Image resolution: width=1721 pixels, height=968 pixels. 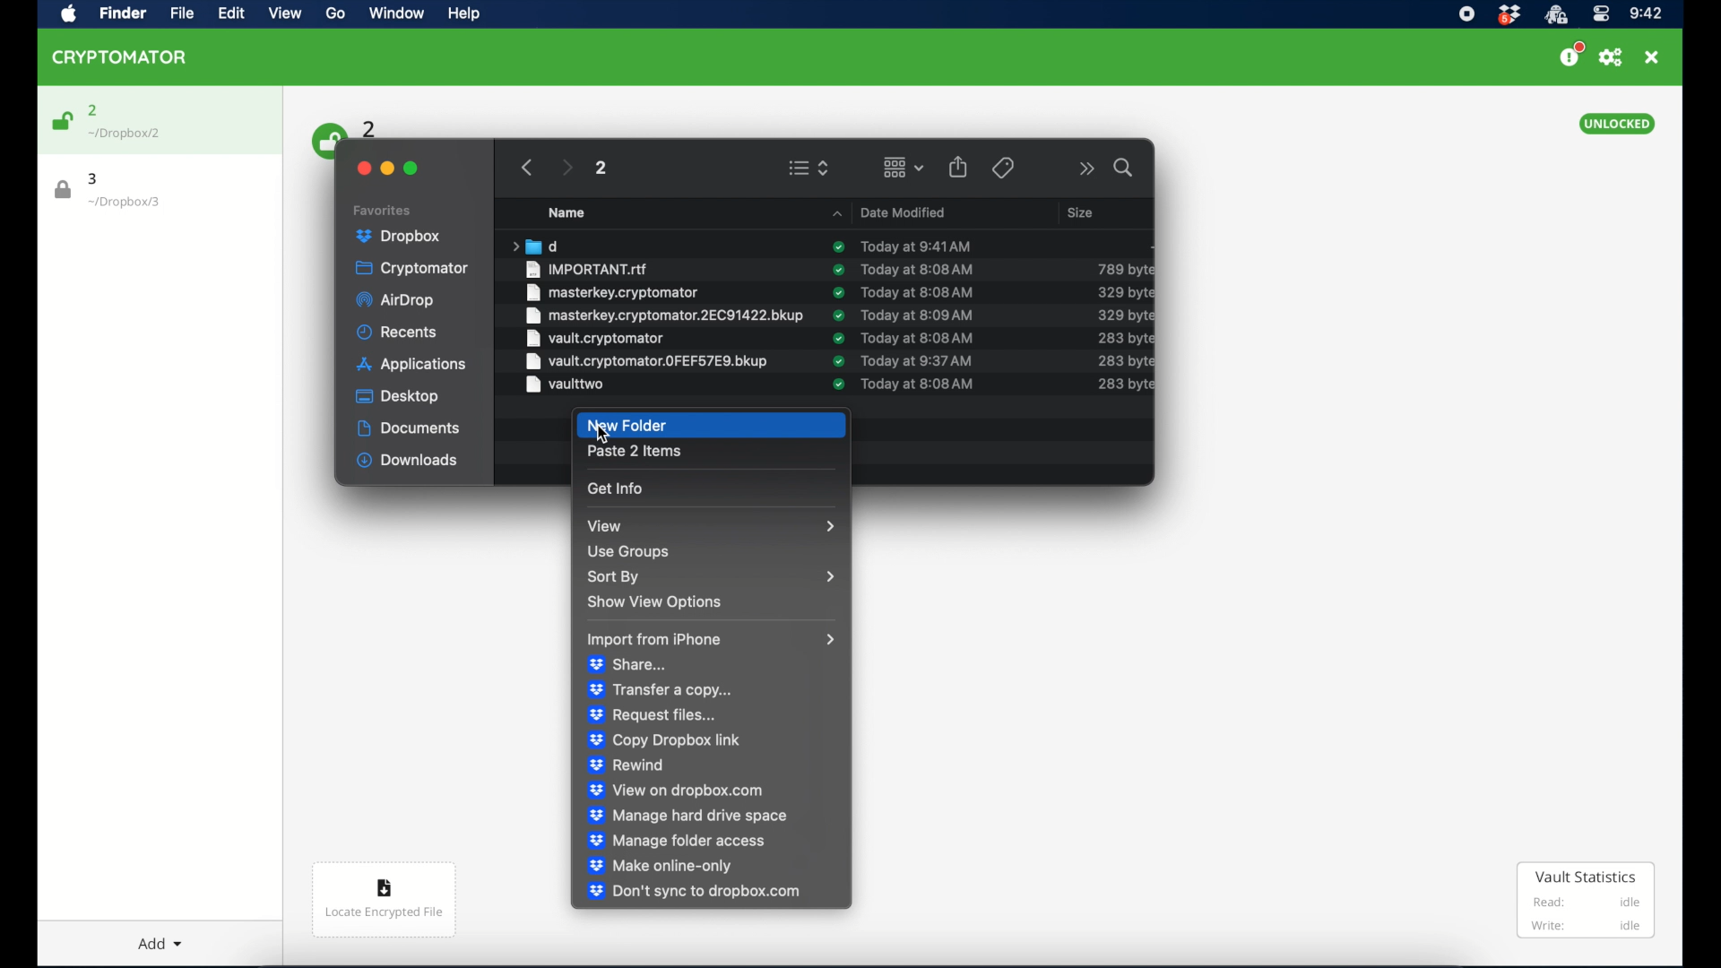 I want to click on view  on dropbox, so click(x=678, y=790).